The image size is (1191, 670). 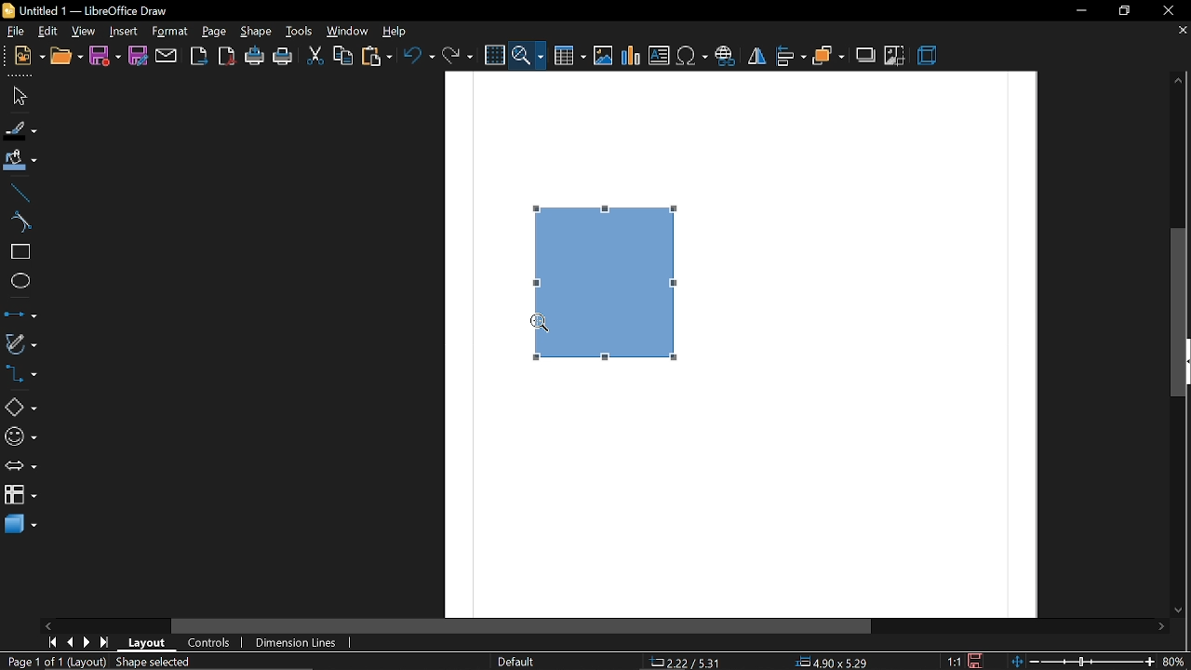 What do you see at coordinates (1124, 11) in the screenshot?
I see `restore down` at bounding box center [1124, 11].